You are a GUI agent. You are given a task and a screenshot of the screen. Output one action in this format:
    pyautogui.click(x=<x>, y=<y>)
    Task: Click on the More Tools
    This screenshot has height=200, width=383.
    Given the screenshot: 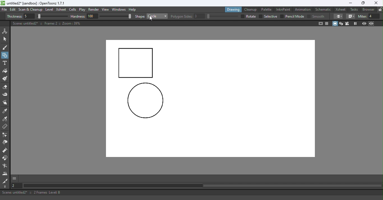 What is the action you would take?
    pyautogui.click(x=5, y=187)
    